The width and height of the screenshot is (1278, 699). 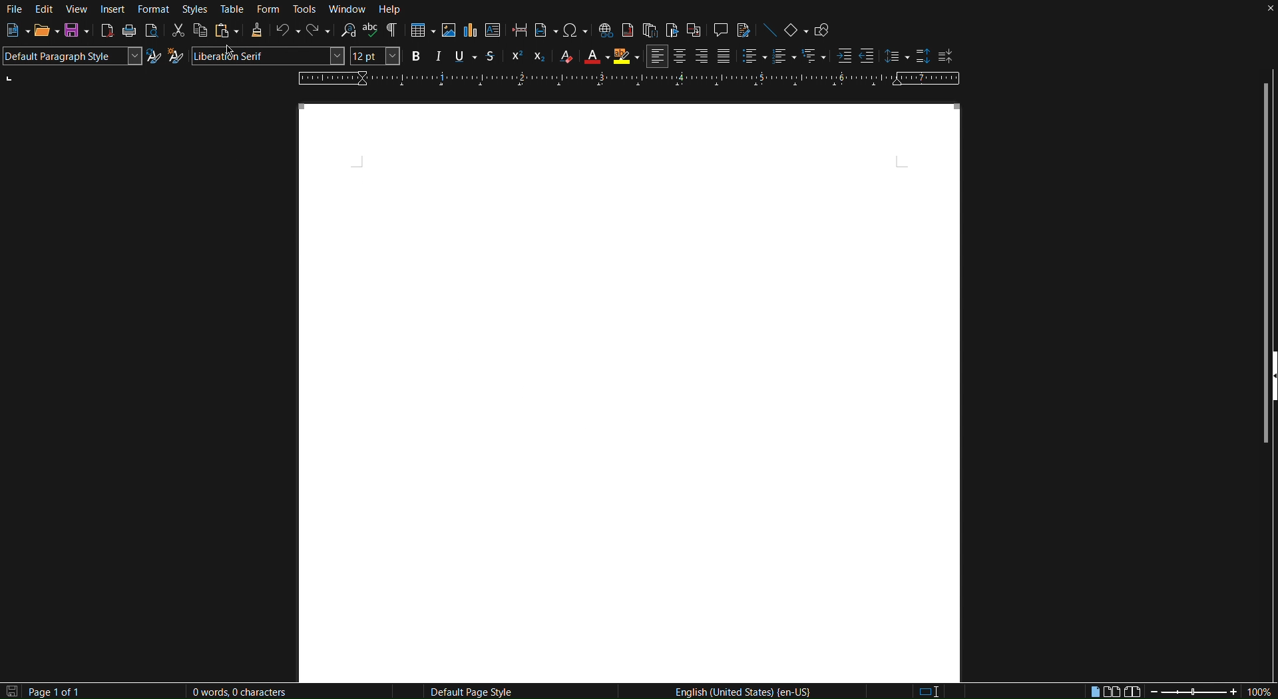 I want to click on Copy, so click(x=200, y=32).